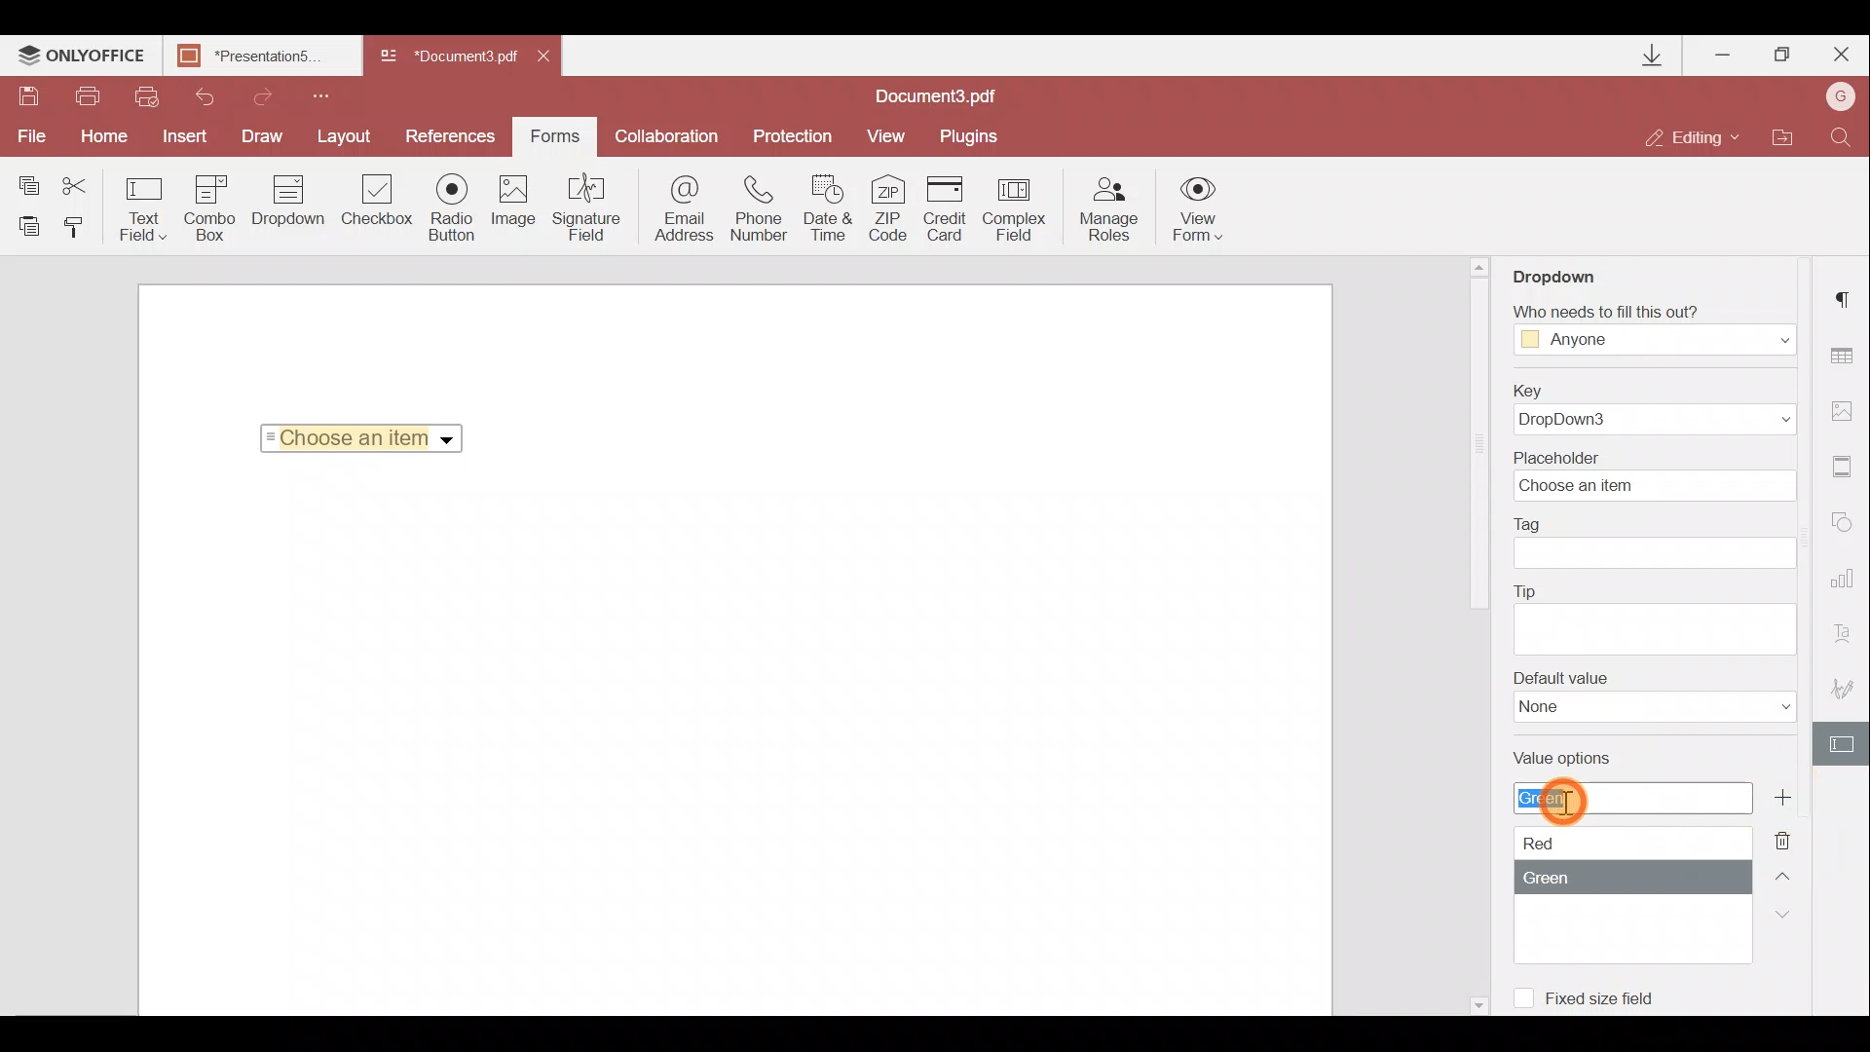 The width and height of the screenshot is (1870, 1052). Describe the element at coordinates (23, 178) in the screenshot. I see `Copy` at that location.